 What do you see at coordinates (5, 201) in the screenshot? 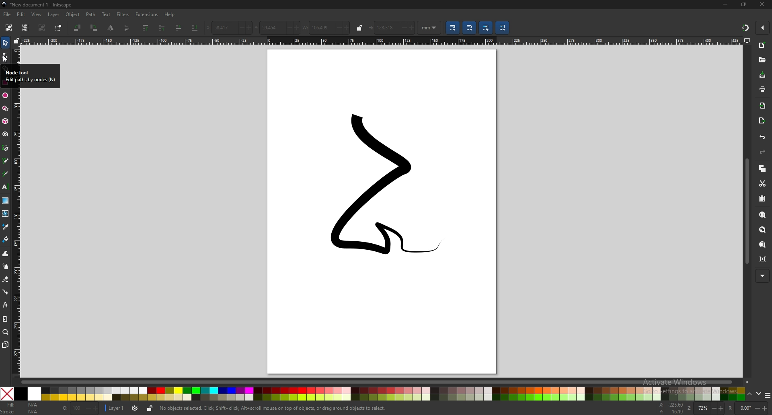
I see `gradient` at bounding box center [5, 201].